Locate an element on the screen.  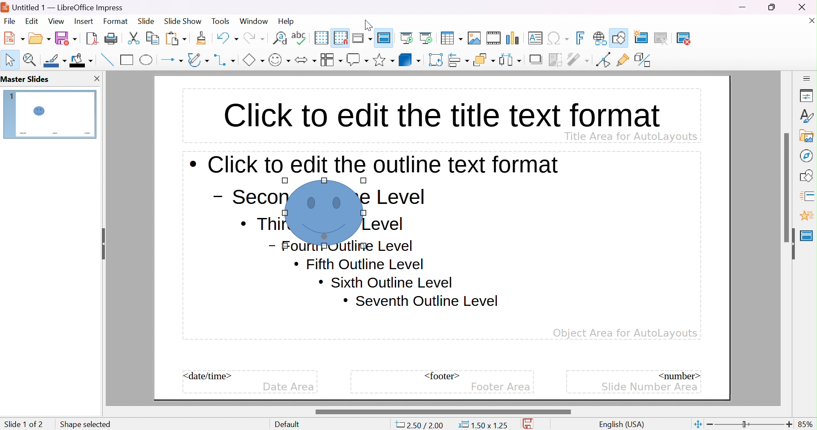
cursor is located at coordinates (356, 249).